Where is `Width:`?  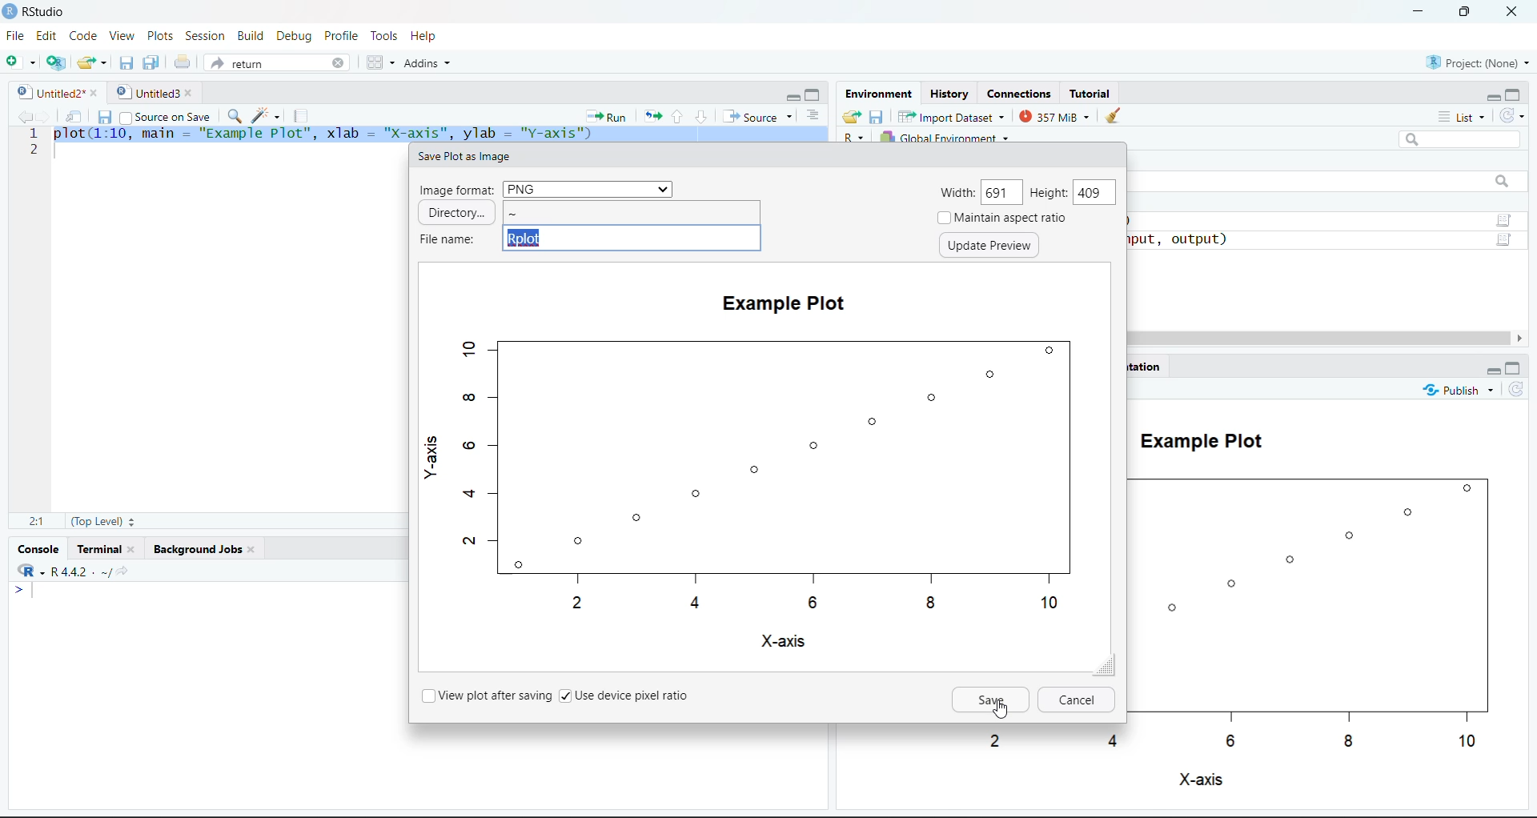 Width: is located at coordinates (959, 194).